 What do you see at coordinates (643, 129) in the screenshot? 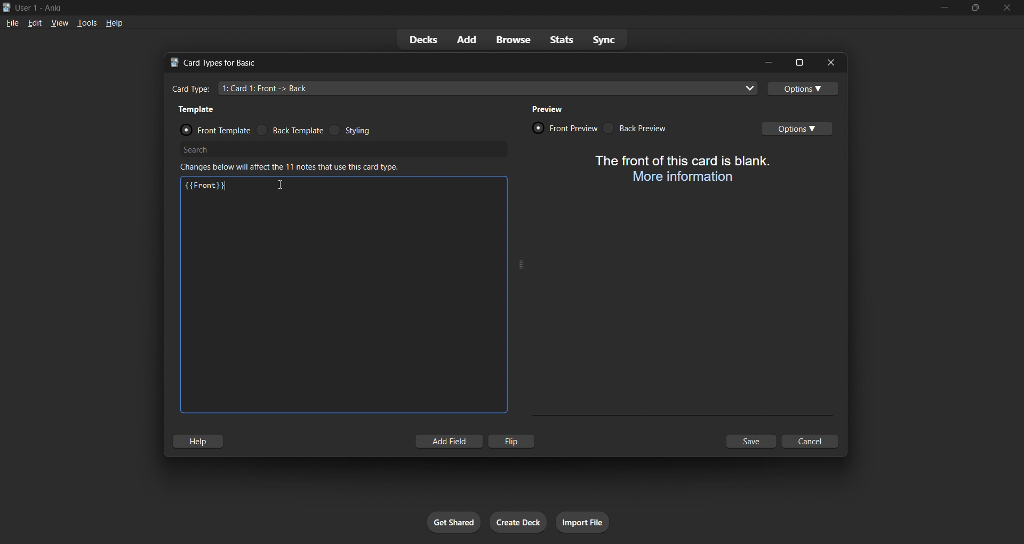
I see `back preview` at bounding box center [643, 129].